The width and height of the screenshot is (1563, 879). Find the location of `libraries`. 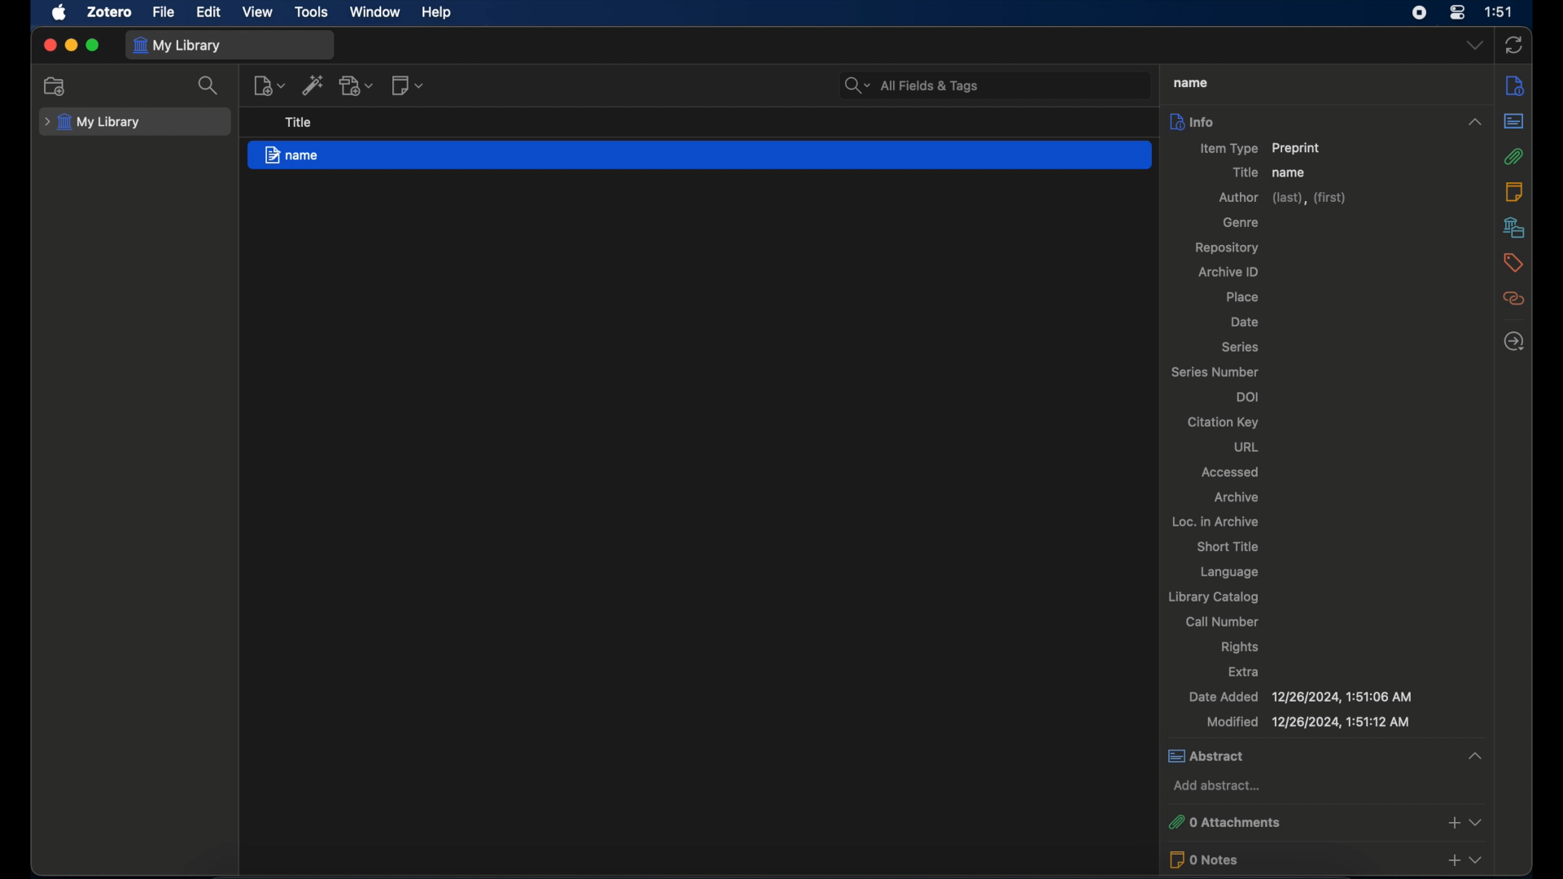

libraries is located at coordinates (1514, 227).